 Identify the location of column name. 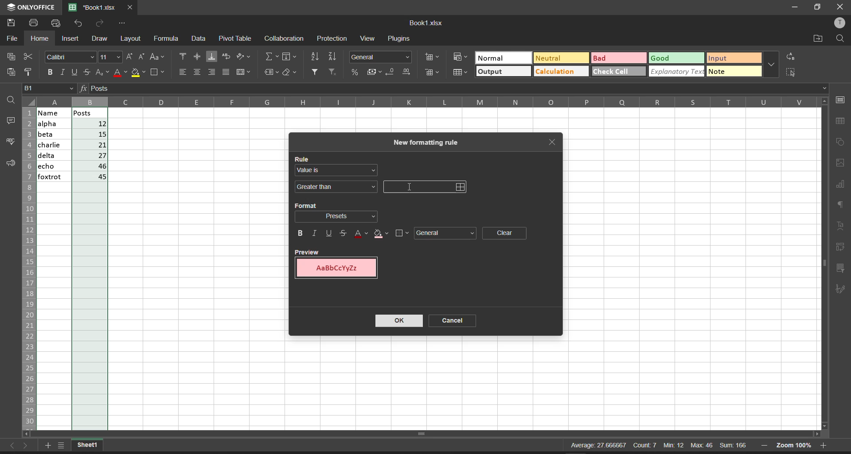
(430, 100).